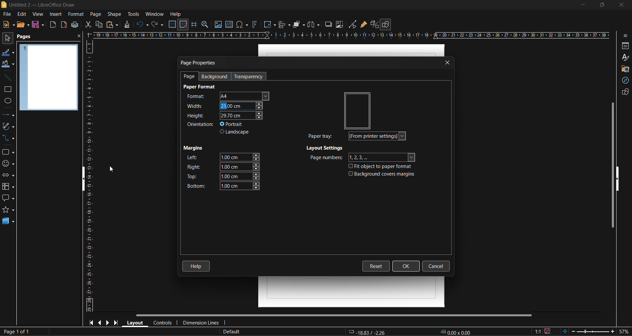  I want to click on fit object to paper format, so click(382, 167).